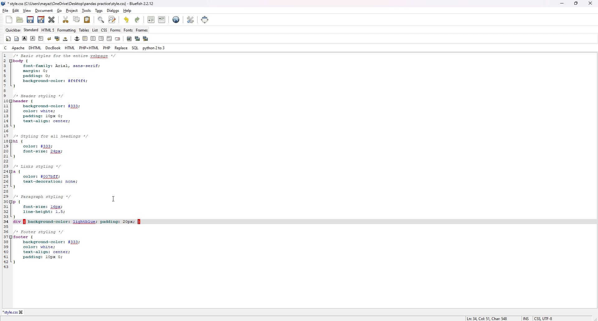 The height and width of the screenshot is (321, 598). I want to click on INS, so click(527, 318).